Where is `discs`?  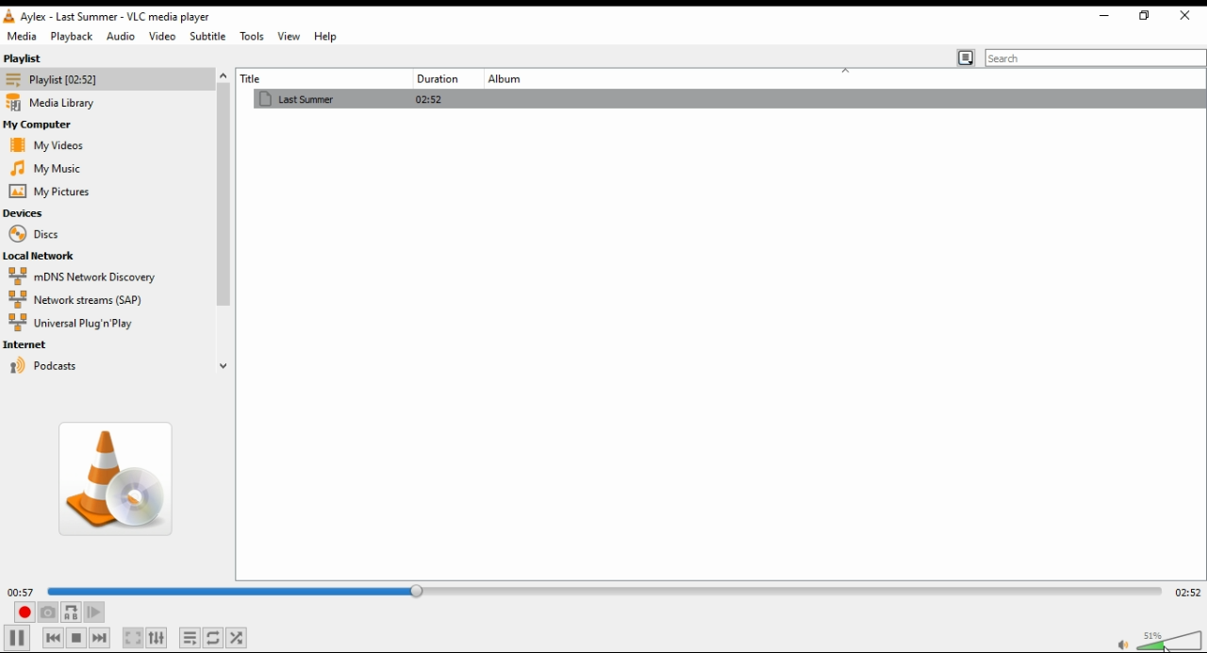 discs is located at coordinates (32, 234).